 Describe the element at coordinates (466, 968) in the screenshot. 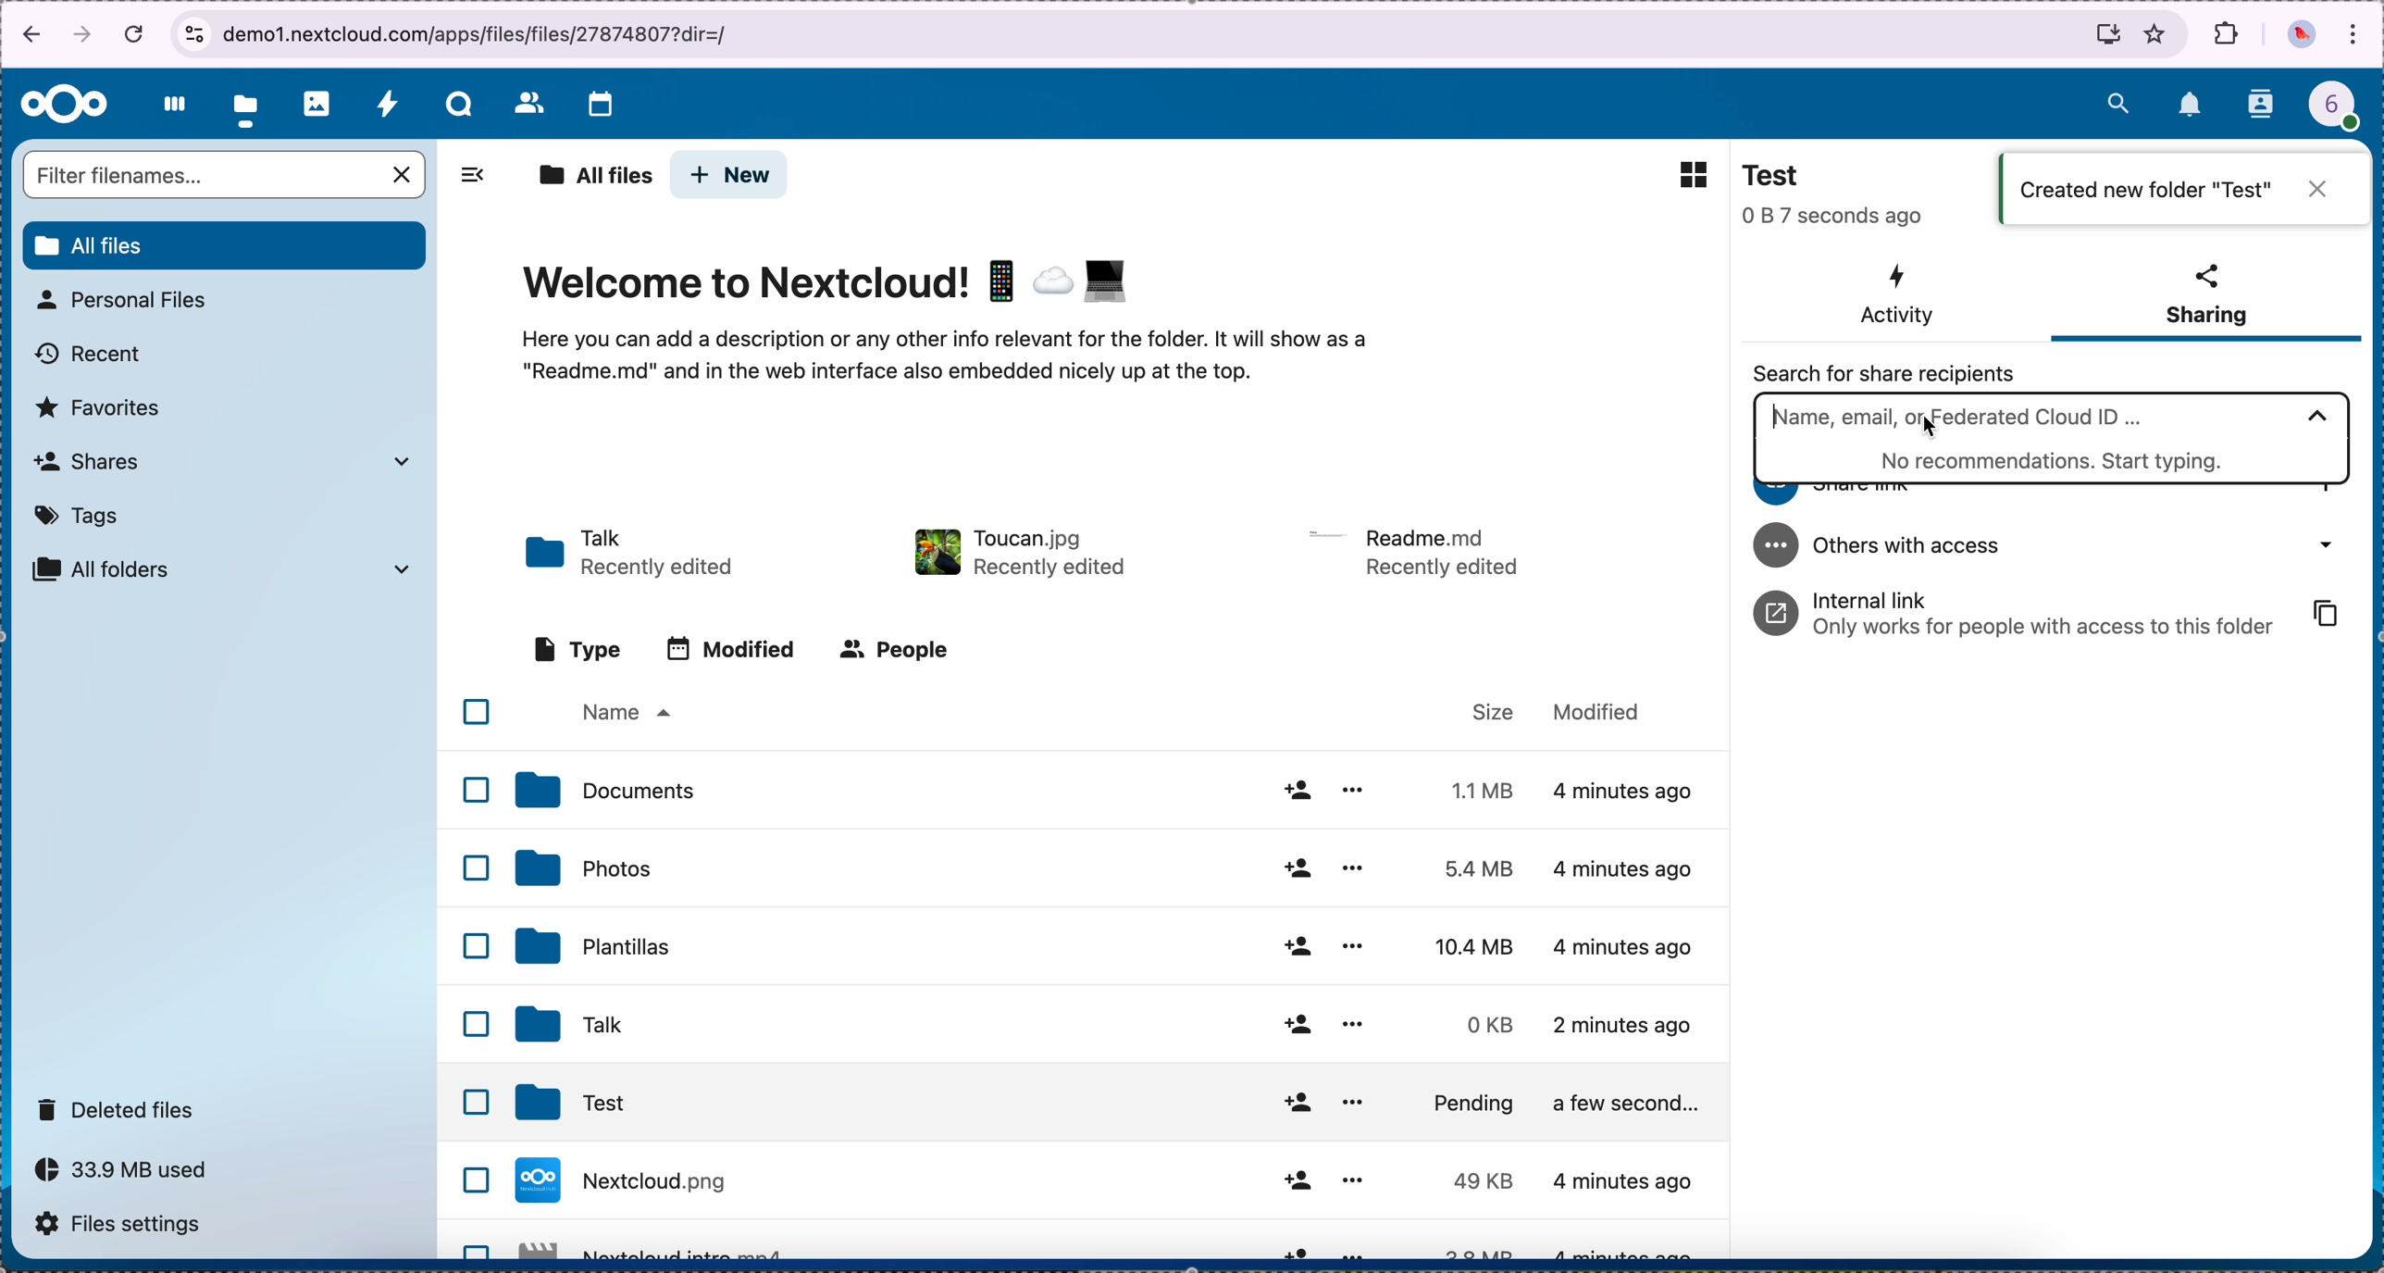

I see `checkboxes` at that location.